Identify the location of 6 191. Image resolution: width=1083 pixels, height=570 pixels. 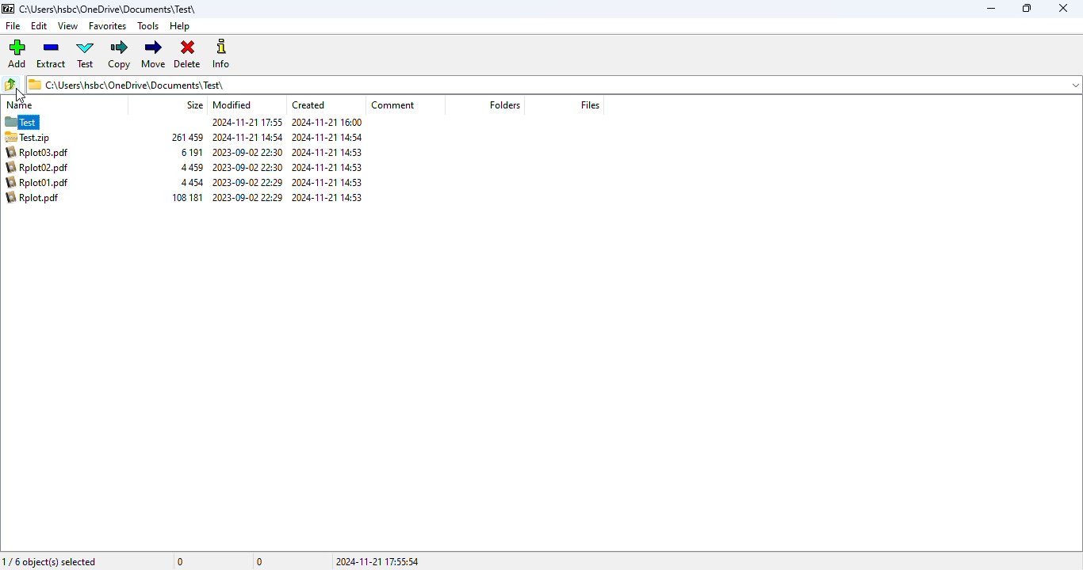
(191, 152).